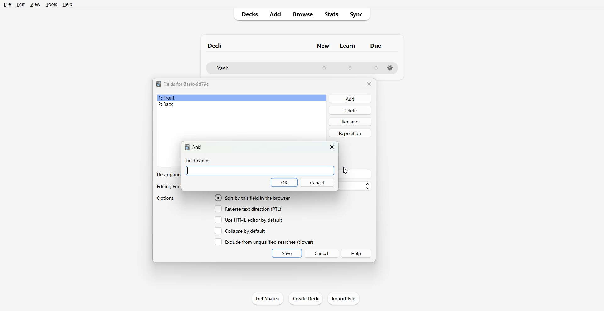 The width and height of the screenshot is (604, 311). What do you see at coordinates (287, 253) in the screenshot?
I see `Save` at bounding box center [287, 253].